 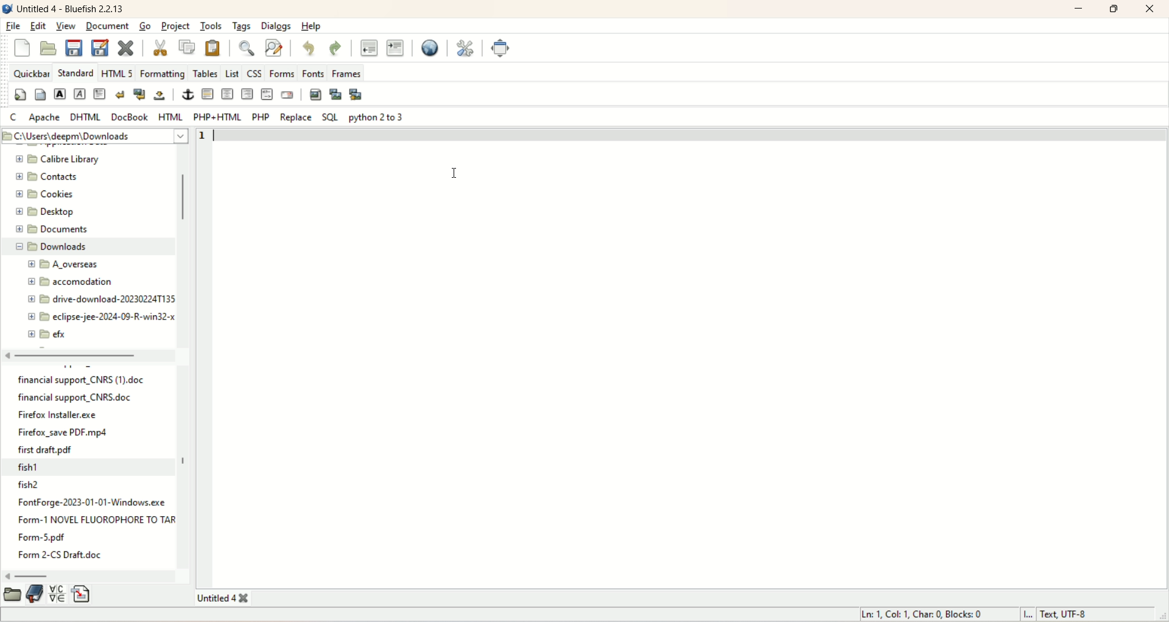 What do you see at coordinates (311, 27) in the screenshot?
I see `help` at bounding box center [311, 27].